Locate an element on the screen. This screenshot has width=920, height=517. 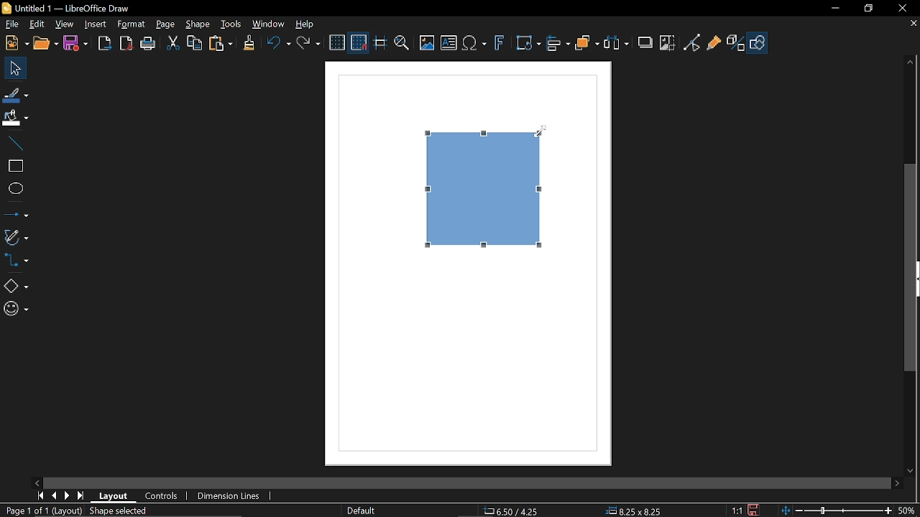
Helplines while moving is located at coordinates (379, 44).